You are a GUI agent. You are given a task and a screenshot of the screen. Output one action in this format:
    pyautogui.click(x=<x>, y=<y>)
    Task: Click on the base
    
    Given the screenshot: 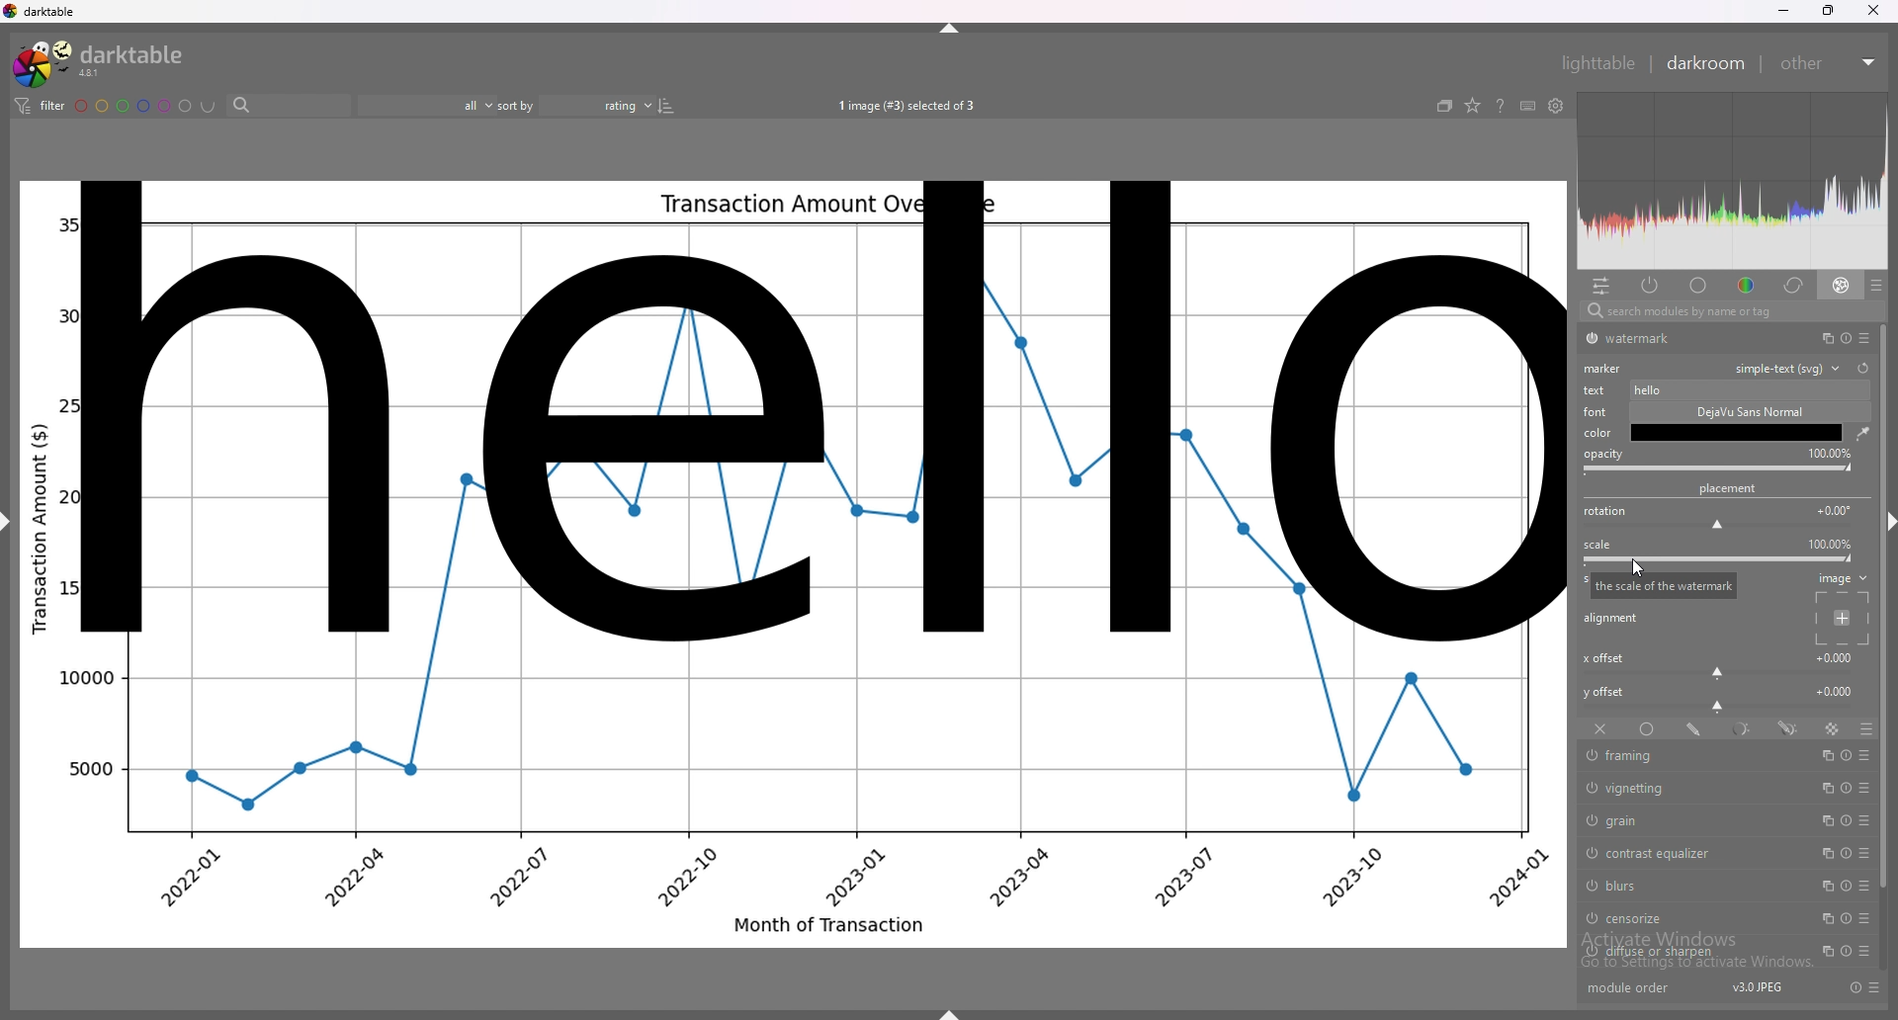 What is the action you would take?
    pyautogui.click(x=1698, y=285)
    